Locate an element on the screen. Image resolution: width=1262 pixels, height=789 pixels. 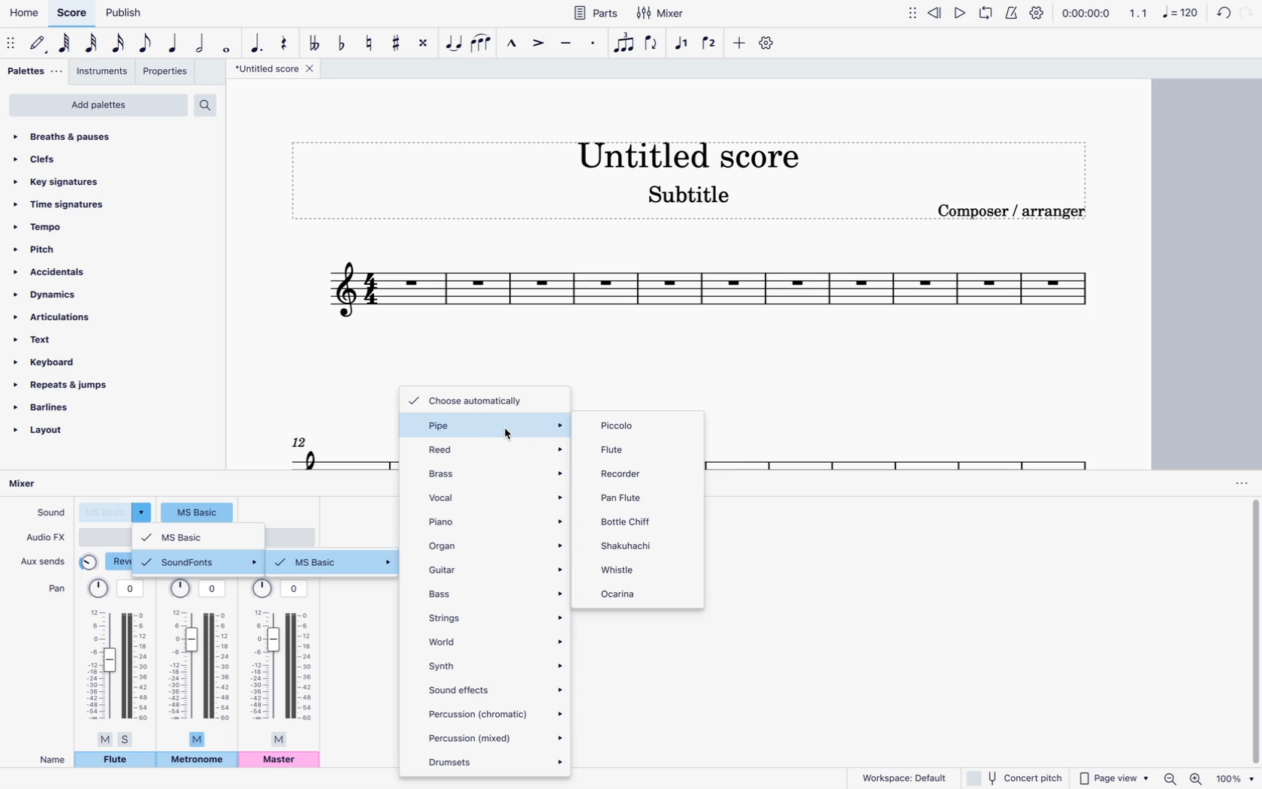
score is located at coordinates (71, 14).